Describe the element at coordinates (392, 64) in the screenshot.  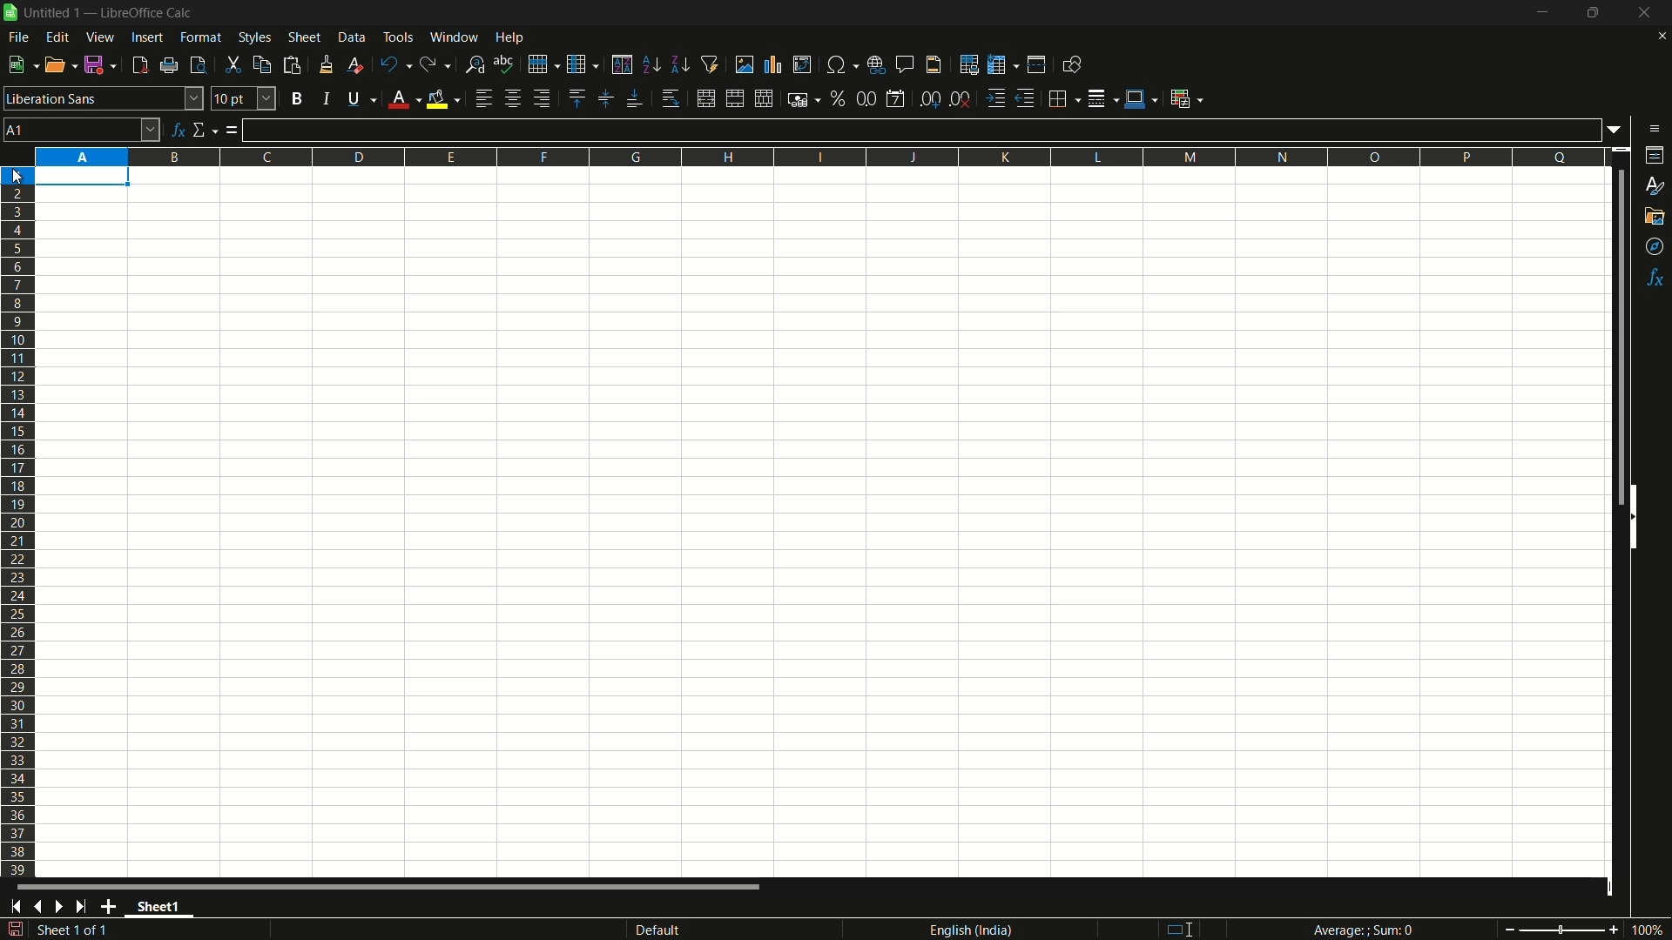
I see `undo` at that location.